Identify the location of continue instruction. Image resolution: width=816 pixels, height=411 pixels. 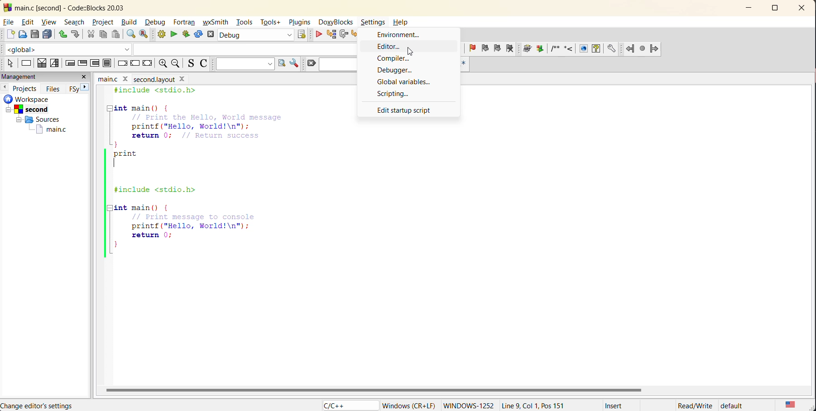
(136, 63).